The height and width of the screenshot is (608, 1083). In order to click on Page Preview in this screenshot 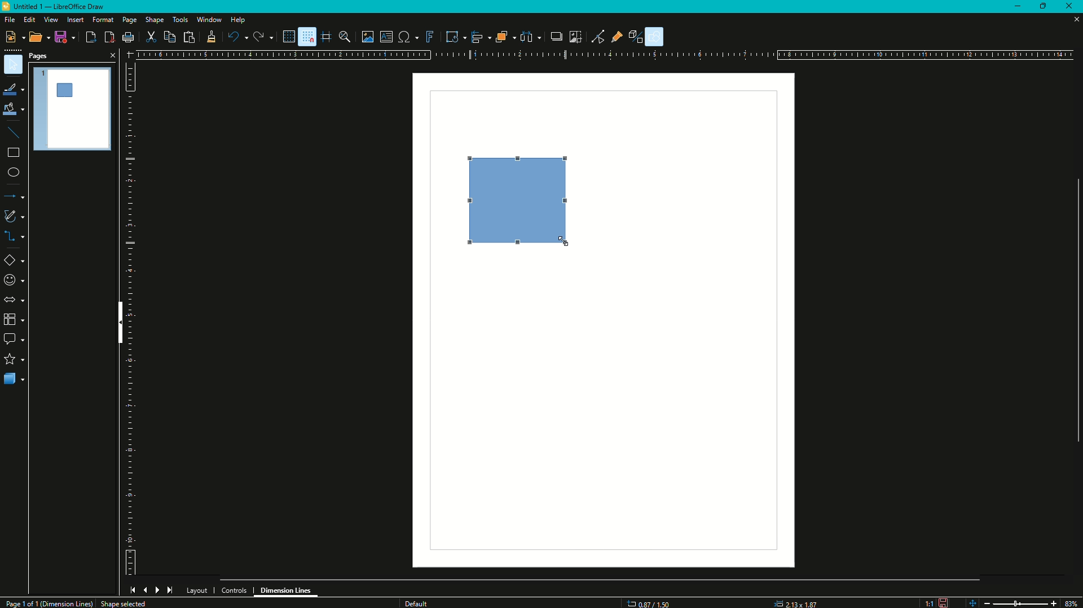, I will do `click(73, 107)`.